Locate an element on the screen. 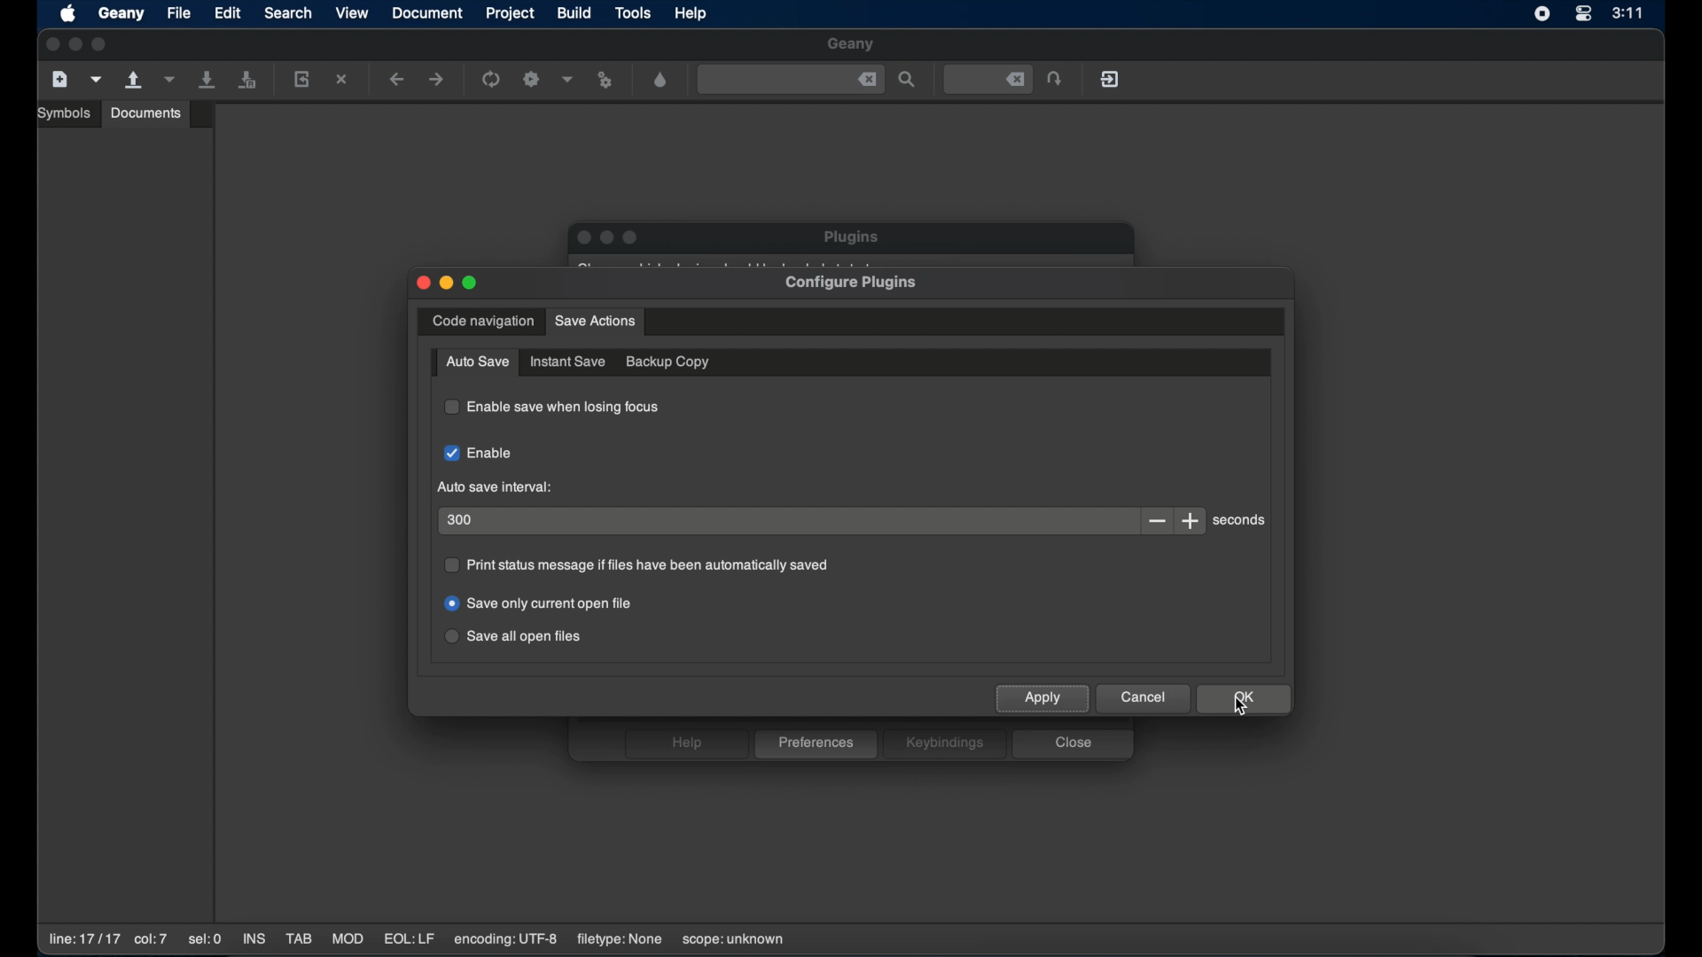 The image size is (1702, 957). print status message if files  have been automatically saved radio button is located at coordinates (637, 564).